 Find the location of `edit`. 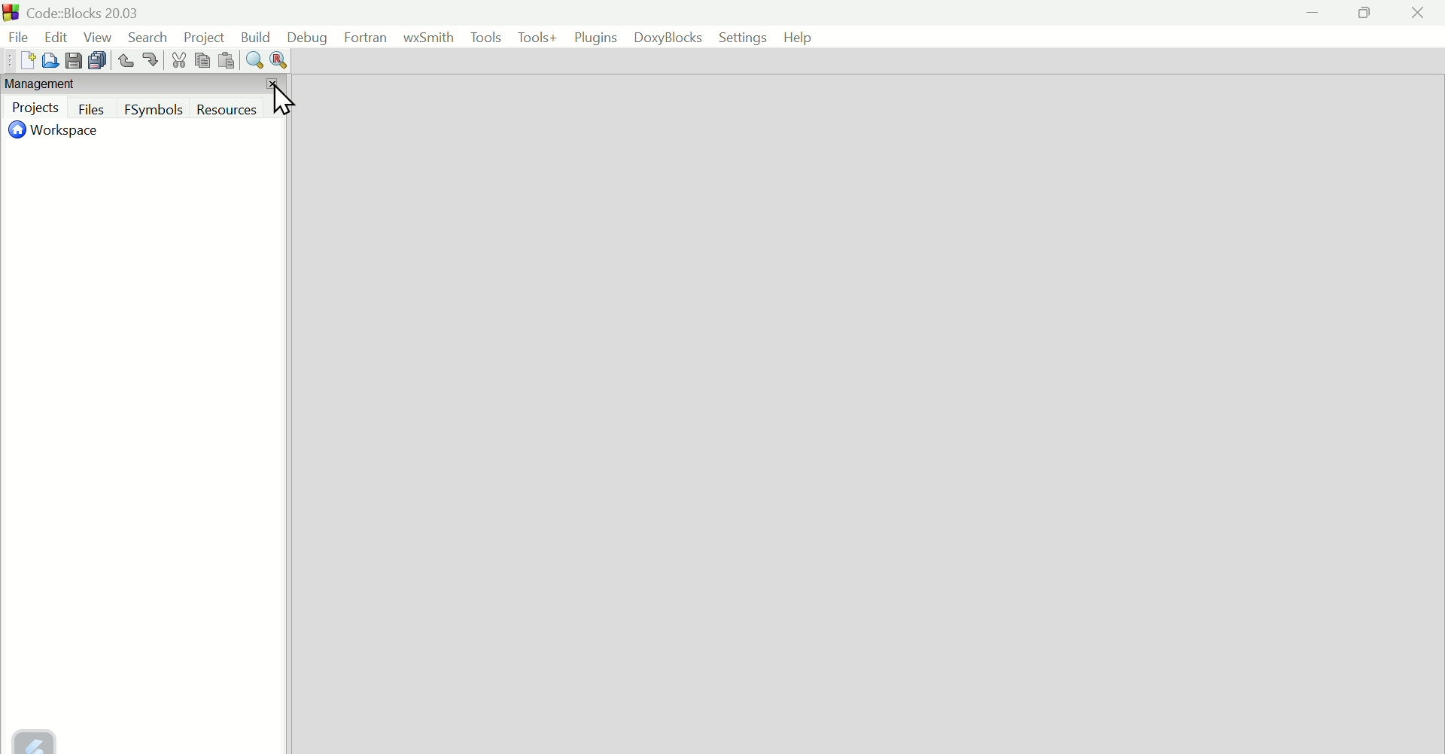

edit is located at coordinates (55, 36).